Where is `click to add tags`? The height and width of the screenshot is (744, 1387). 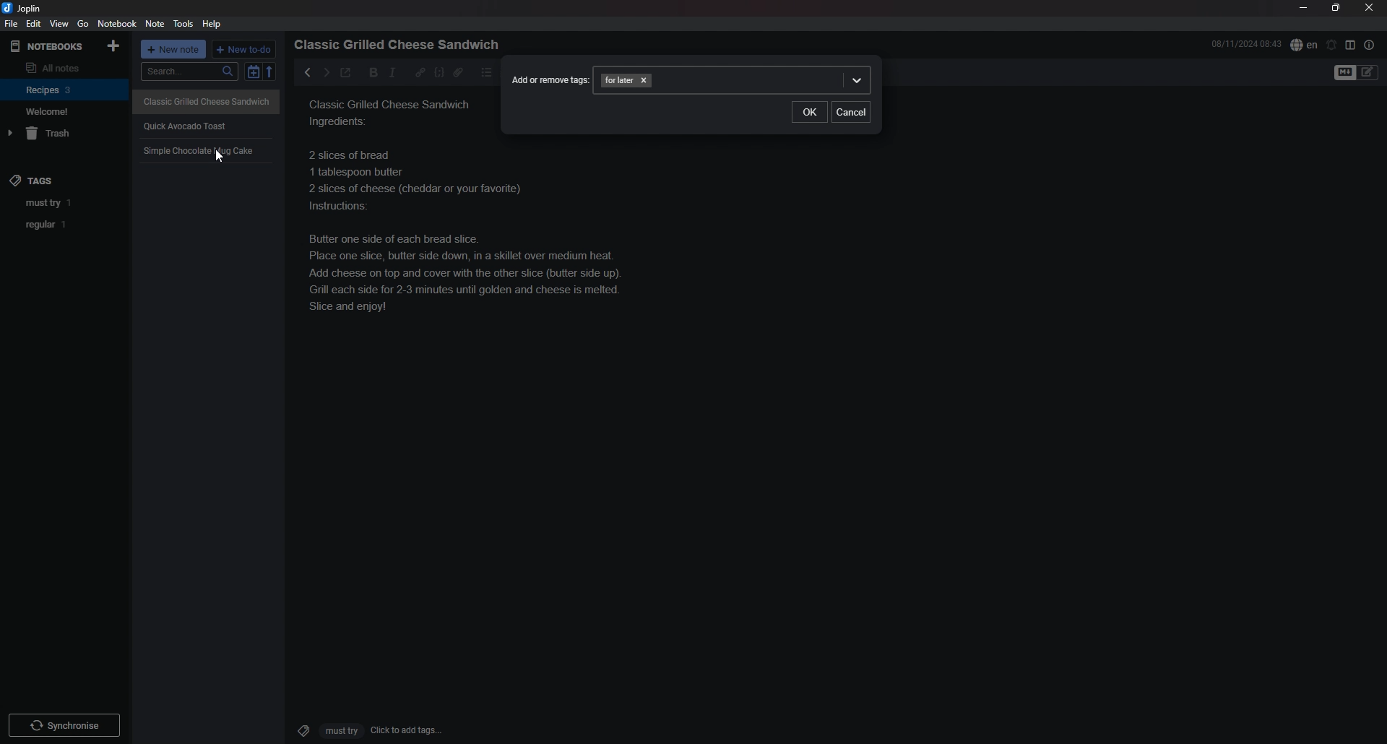 click to add tags is located at coordinates (363, 730).